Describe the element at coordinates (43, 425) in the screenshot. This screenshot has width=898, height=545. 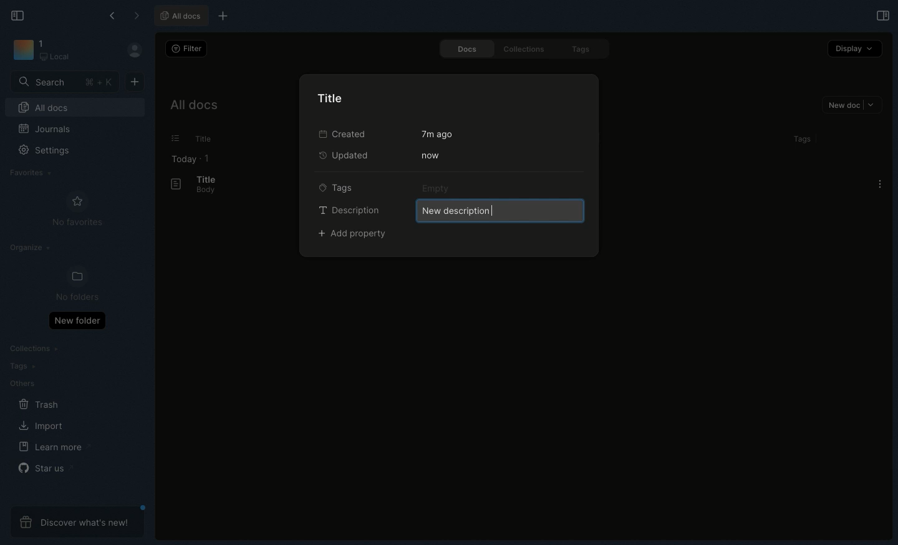
I see `Import` at that location.